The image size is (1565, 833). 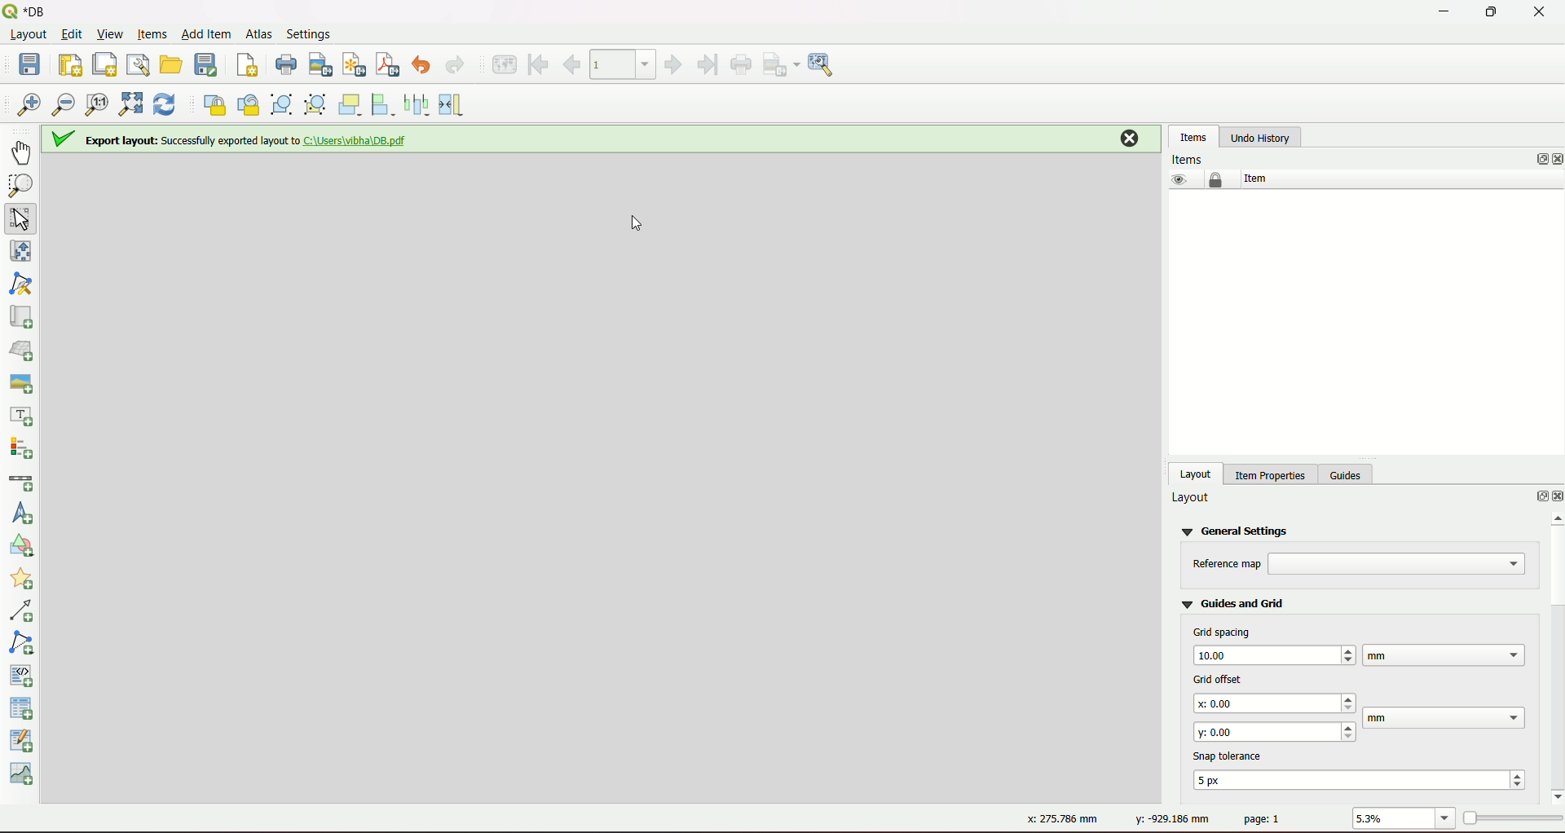 What do you see at coordinates (419, 104) in the screenshot?
I see `distributes left edges` at bounding box center [419, 104].